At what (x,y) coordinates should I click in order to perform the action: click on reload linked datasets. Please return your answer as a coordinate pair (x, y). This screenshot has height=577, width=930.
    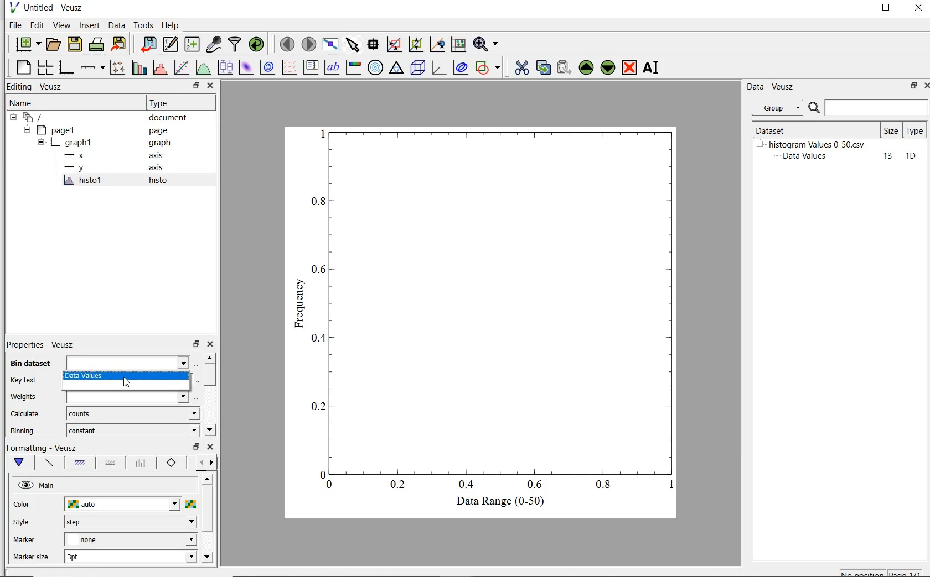
    Looking at the image, I should click on (259, 44).